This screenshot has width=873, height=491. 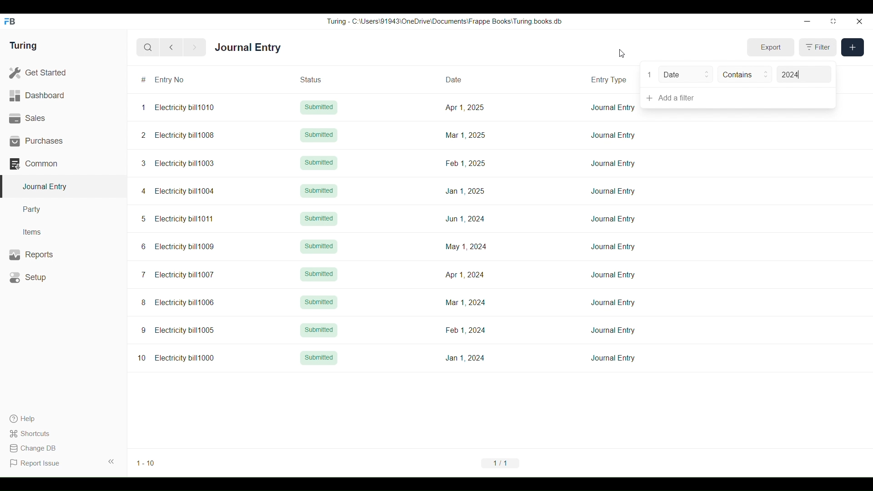 I want to click on 1 Electricity bill1010, so click(x=178, y=107).